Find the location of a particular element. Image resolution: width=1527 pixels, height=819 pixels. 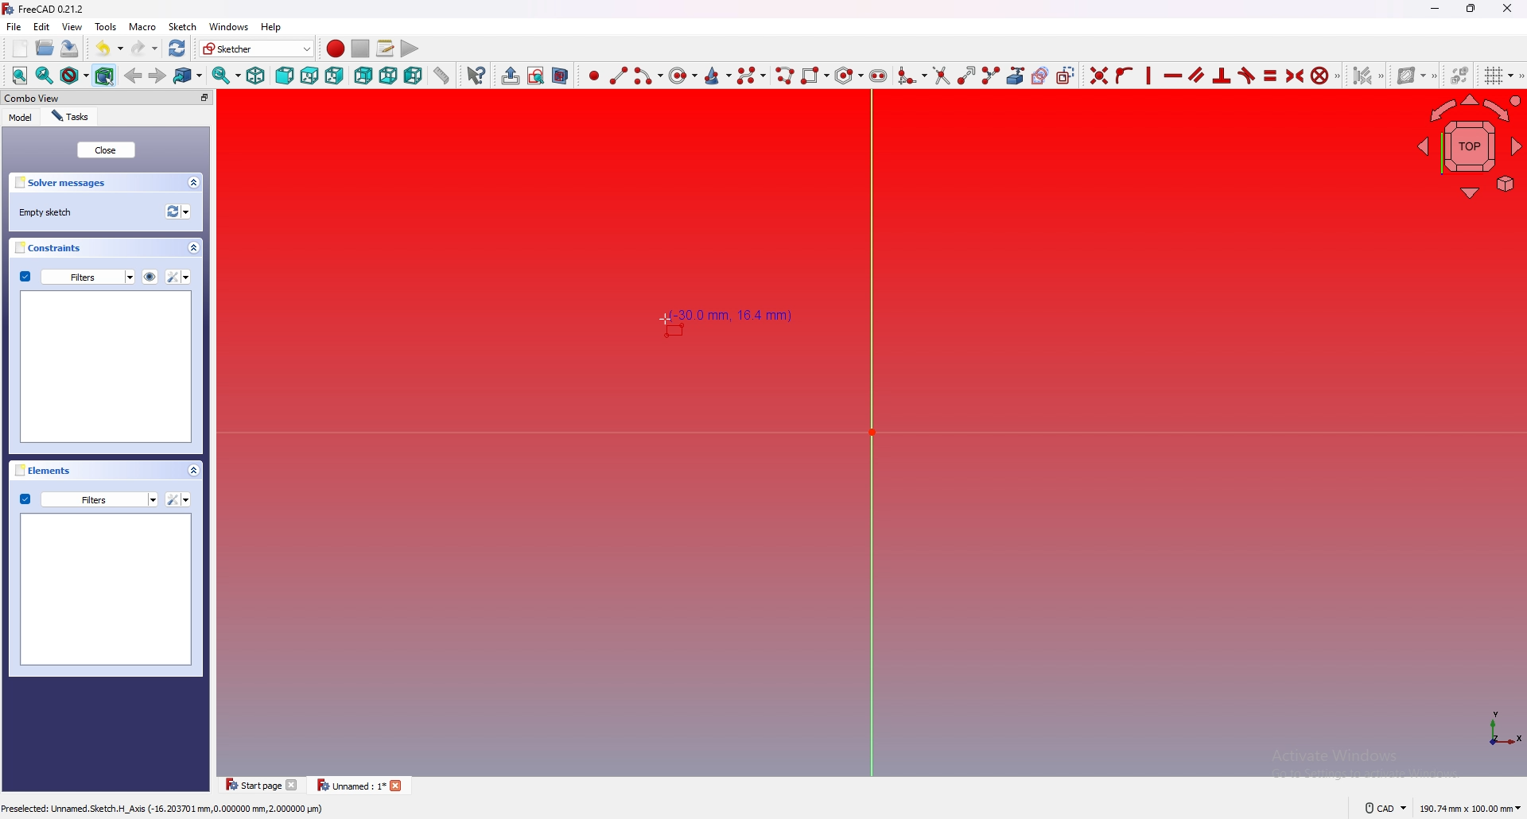

draw style is located at coordinates (75, 76).